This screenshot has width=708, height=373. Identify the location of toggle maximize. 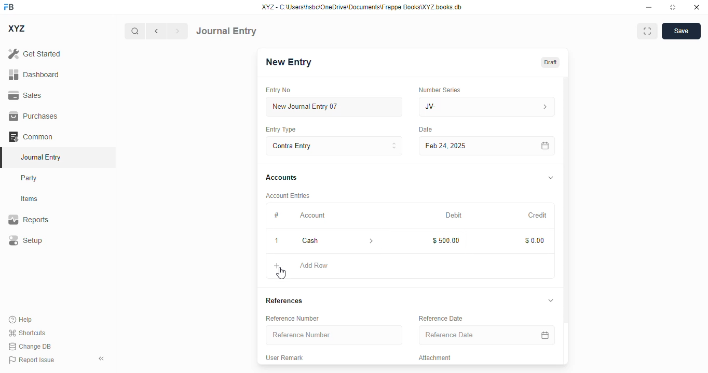
(673, 7).